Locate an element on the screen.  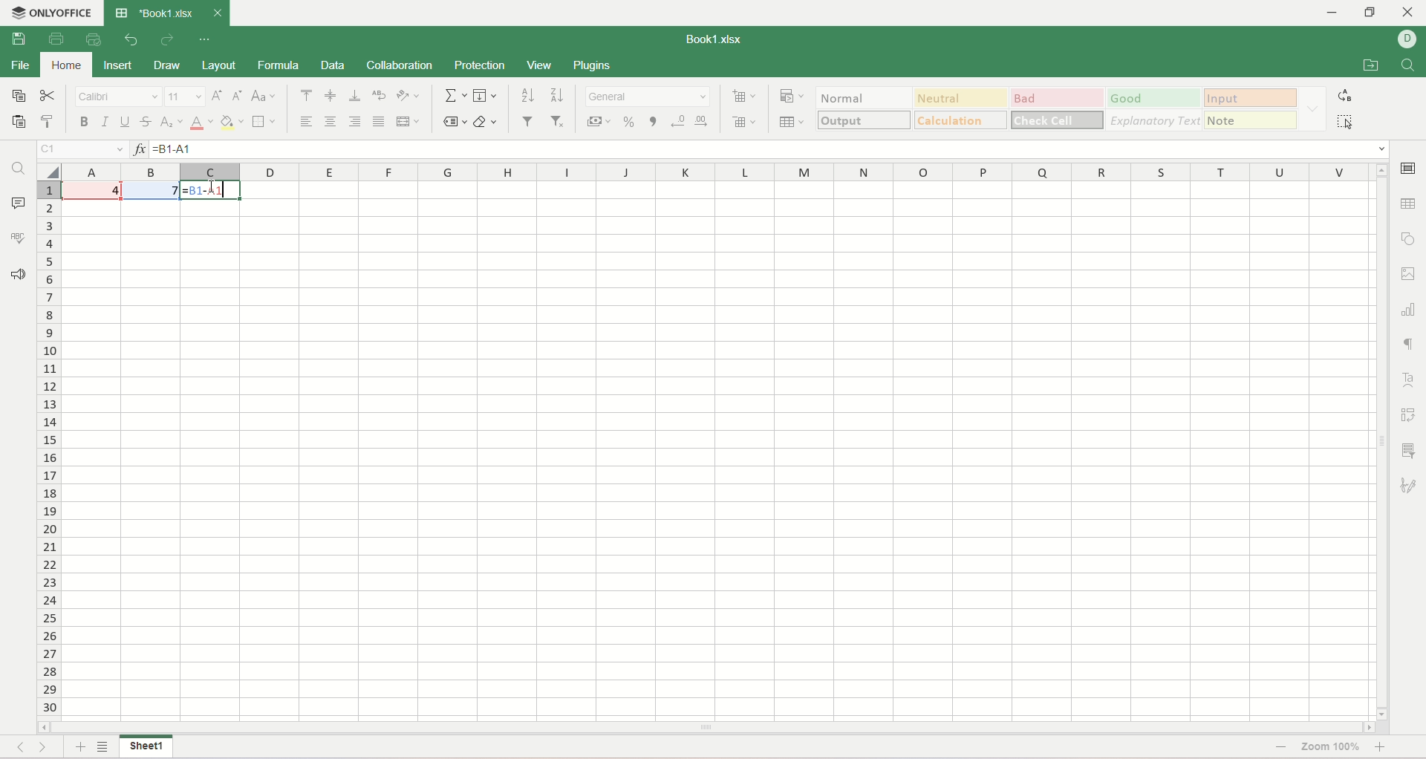
print is located at coordinates (56, 37).